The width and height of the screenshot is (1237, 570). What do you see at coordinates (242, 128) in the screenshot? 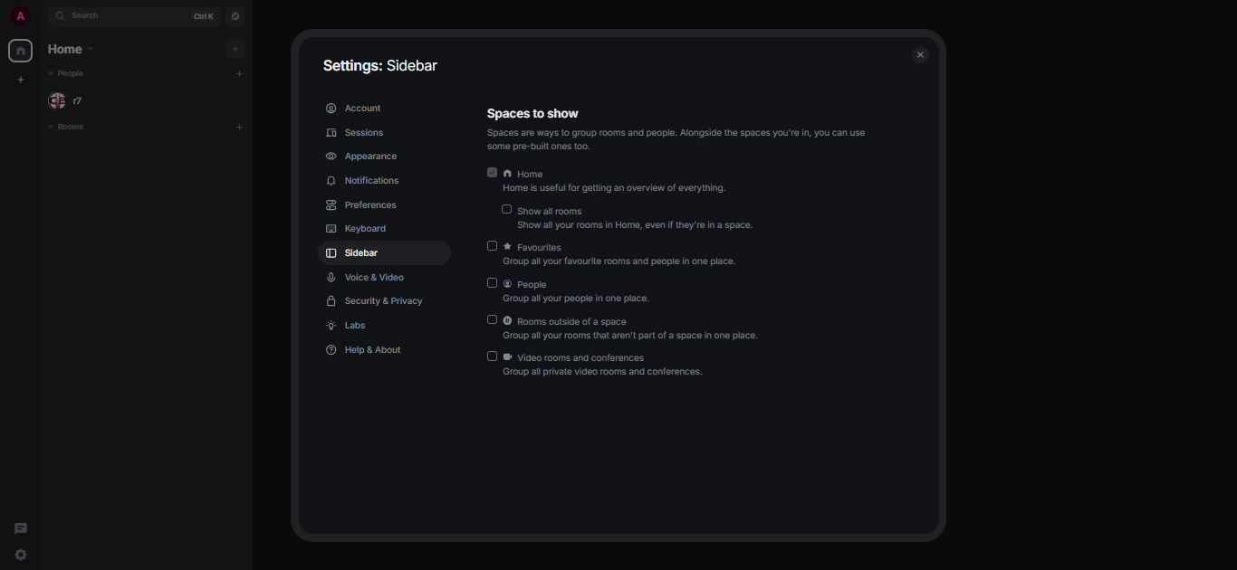
I see `add` at bounding box center [242, 128].